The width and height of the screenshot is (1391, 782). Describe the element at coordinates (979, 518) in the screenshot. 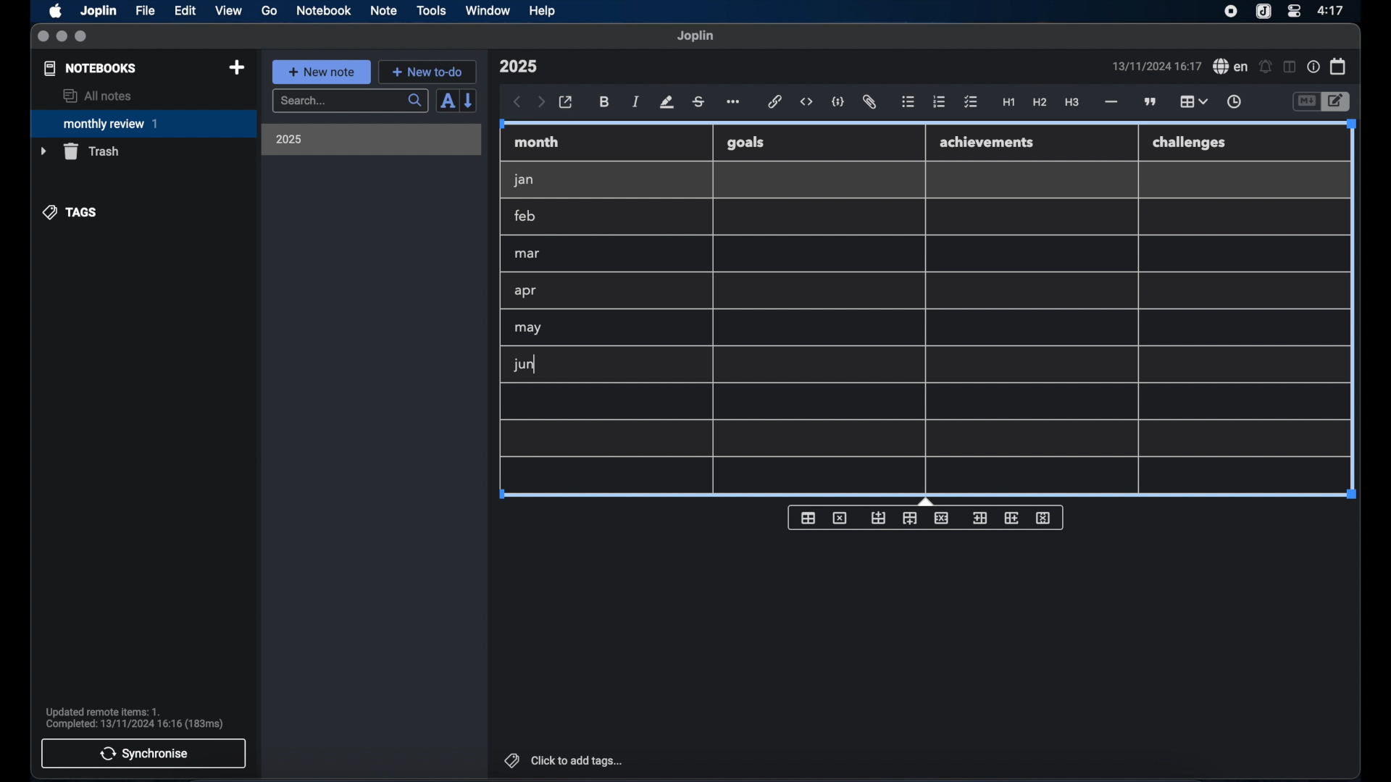

I see `insert column before` at that location.